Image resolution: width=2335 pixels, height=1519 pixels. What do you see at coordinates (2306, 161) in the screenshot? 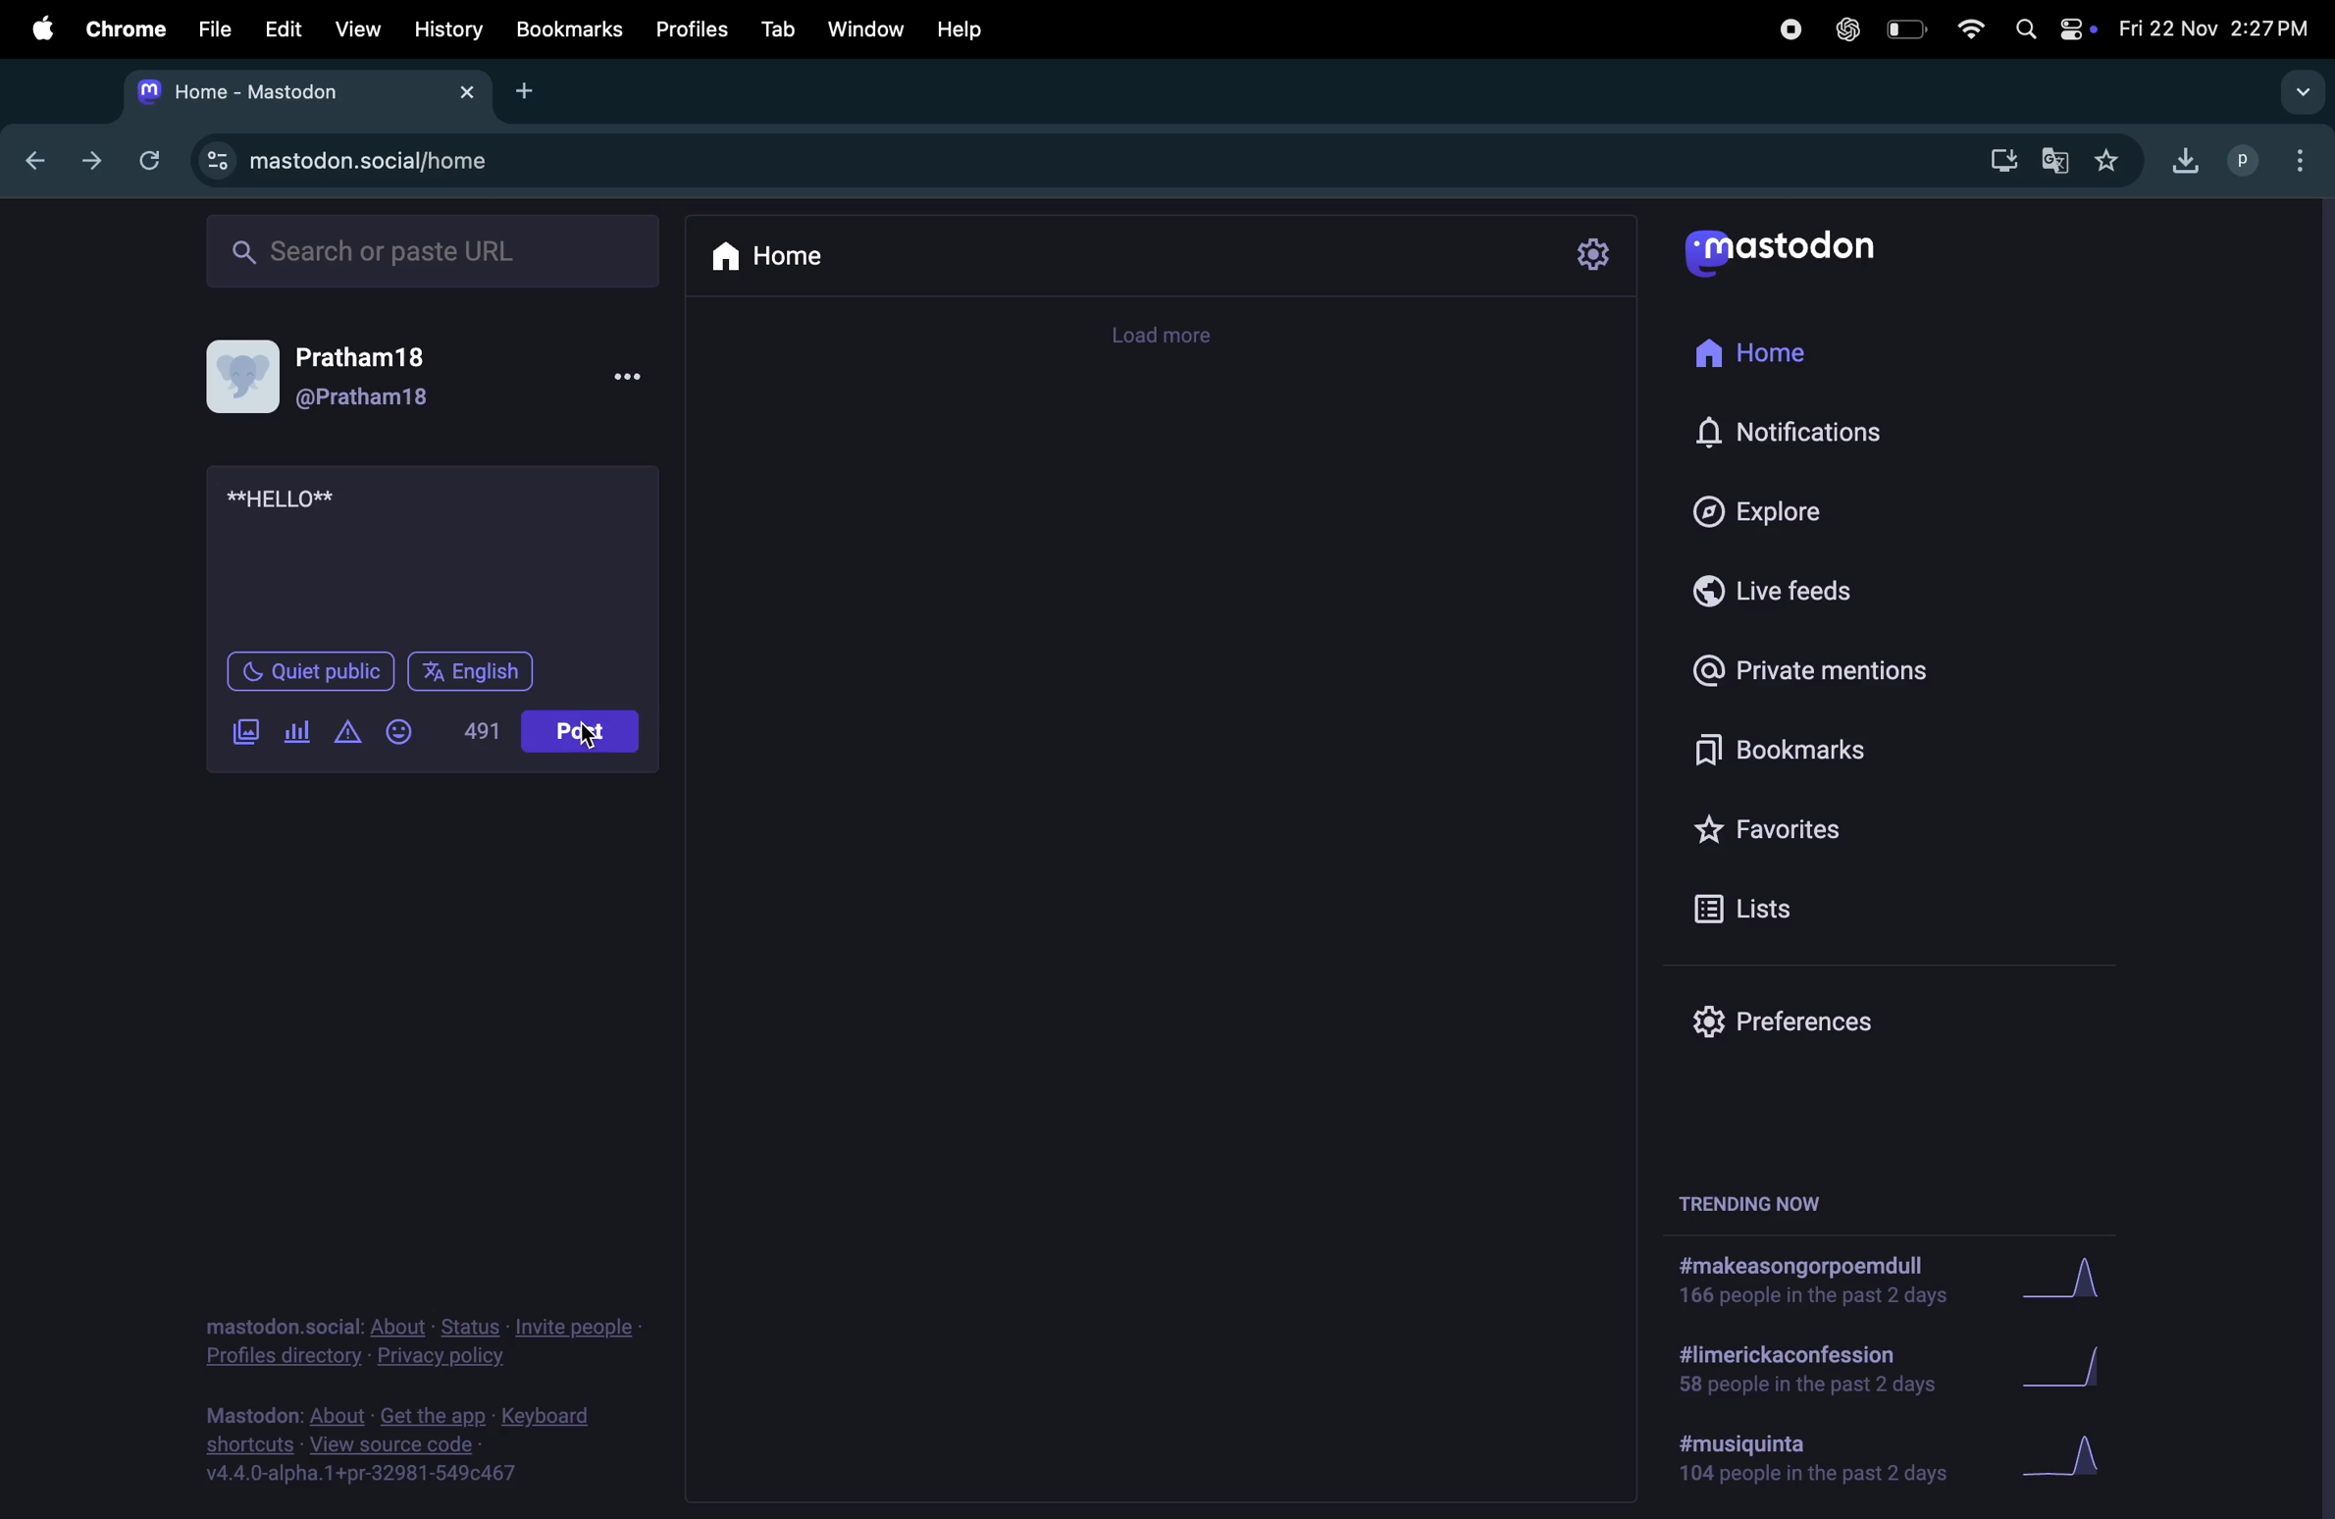
I see `options` at bounding box center [2306, 161].